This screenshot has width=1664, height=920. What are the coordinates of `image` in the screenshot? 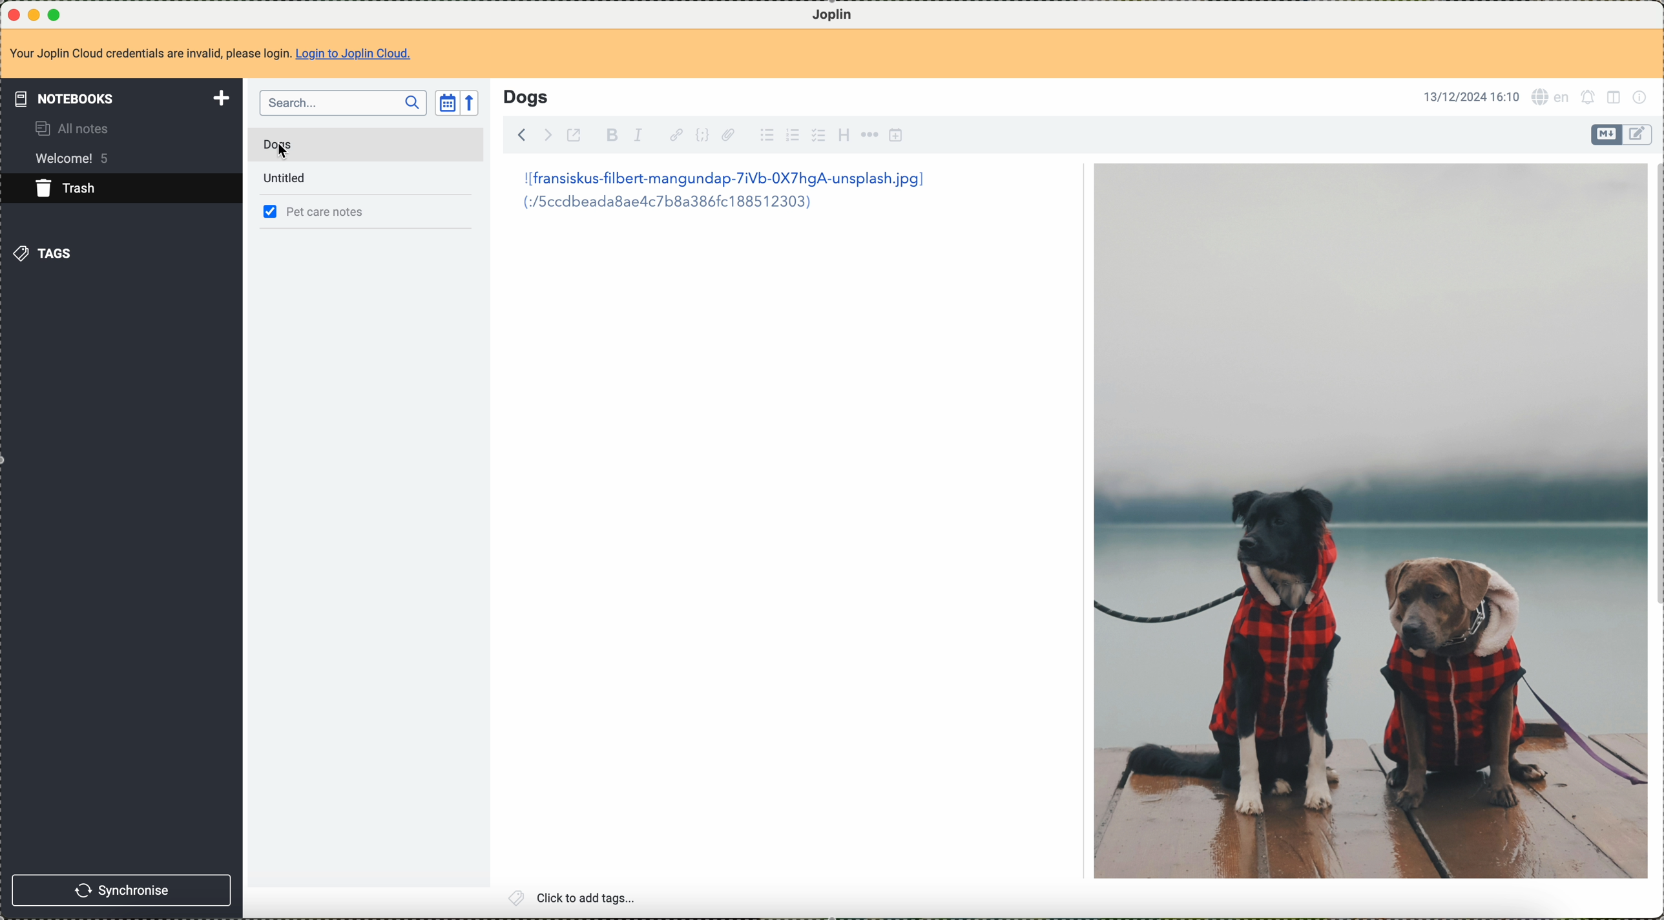 It's located at (1369, 521).